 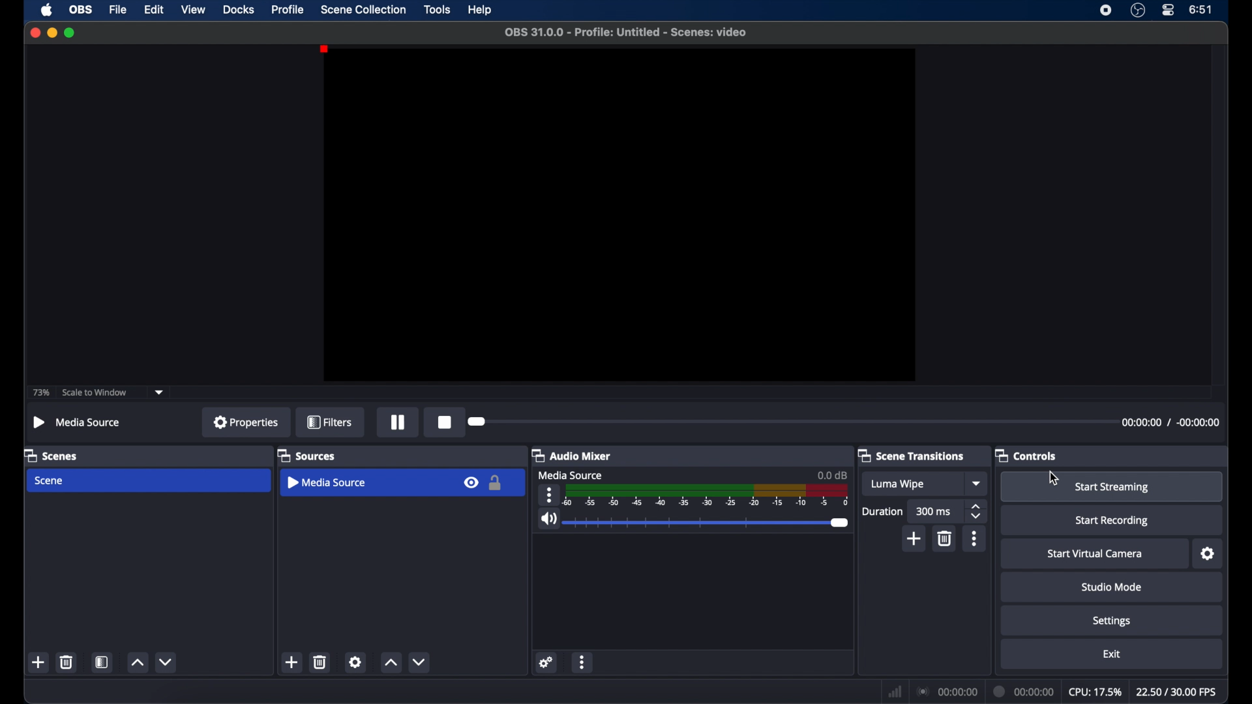 I want to click on duration, so click(x=1024, y=691).